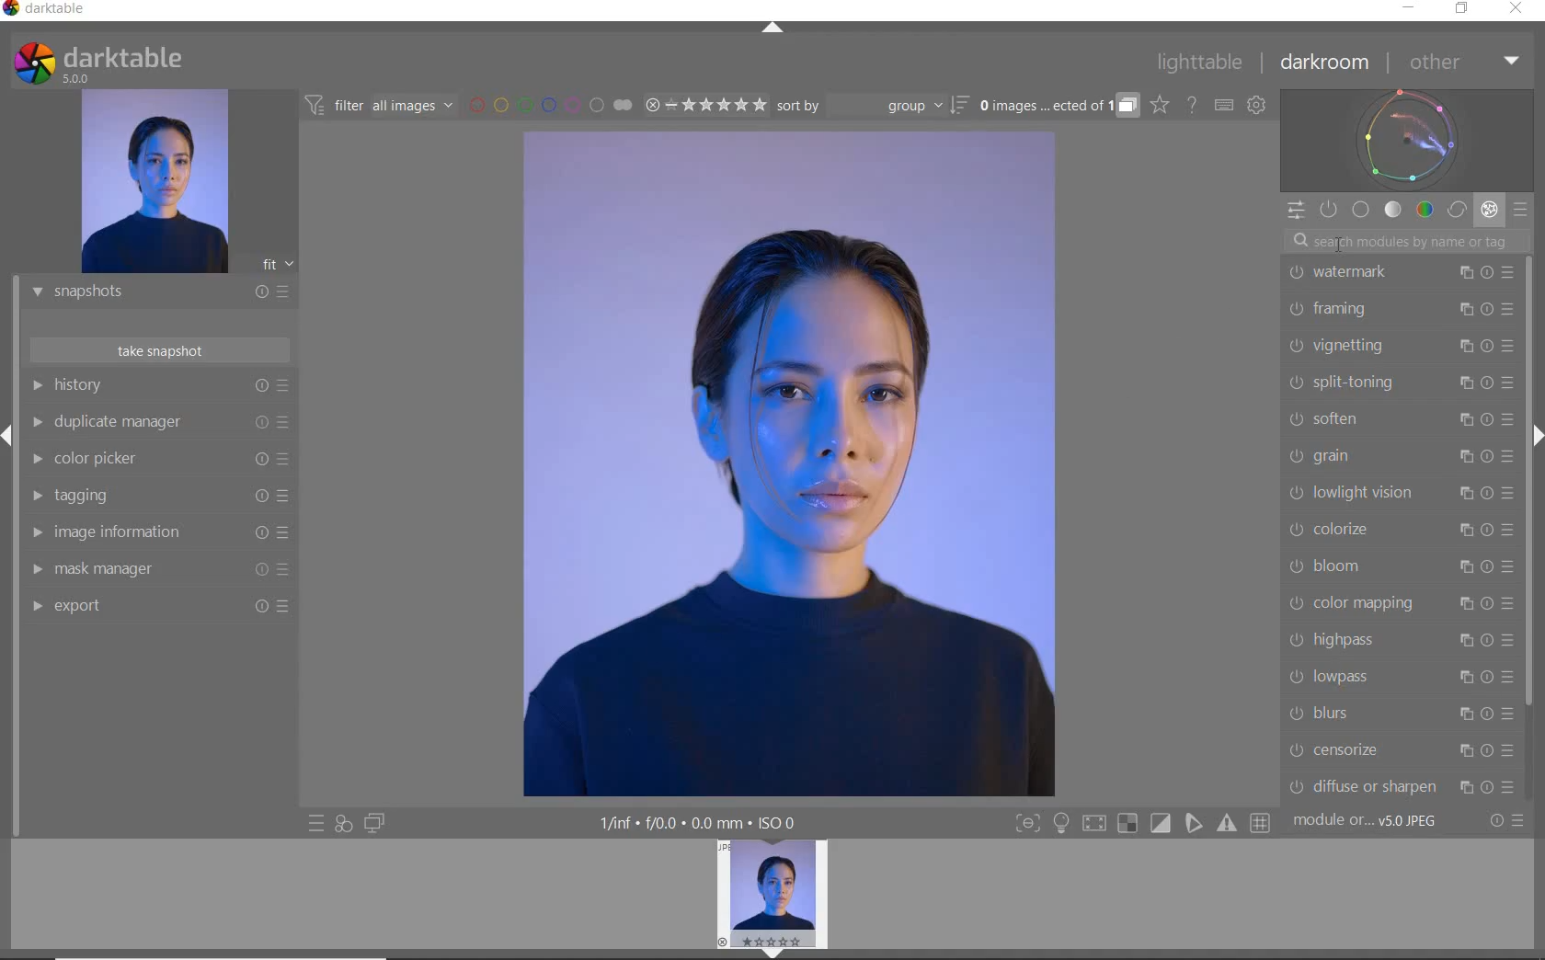 The height and width of the screenshot is (960, 1545). I want to click on DISPLAY A SECOND DARKROOM IMAGE WINDOW, so click(374, 823).